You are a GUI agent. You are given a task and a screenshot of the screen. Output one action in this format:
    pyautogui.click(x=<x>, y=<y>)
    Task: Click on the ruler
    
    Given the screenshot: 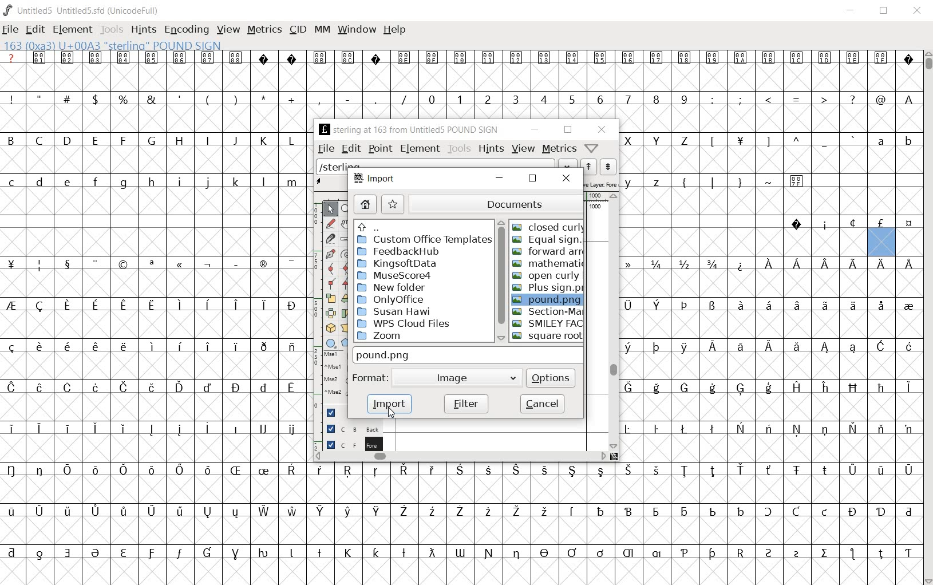 What is the action you would take?
    pyautogui.click(x=346, y=239)
    